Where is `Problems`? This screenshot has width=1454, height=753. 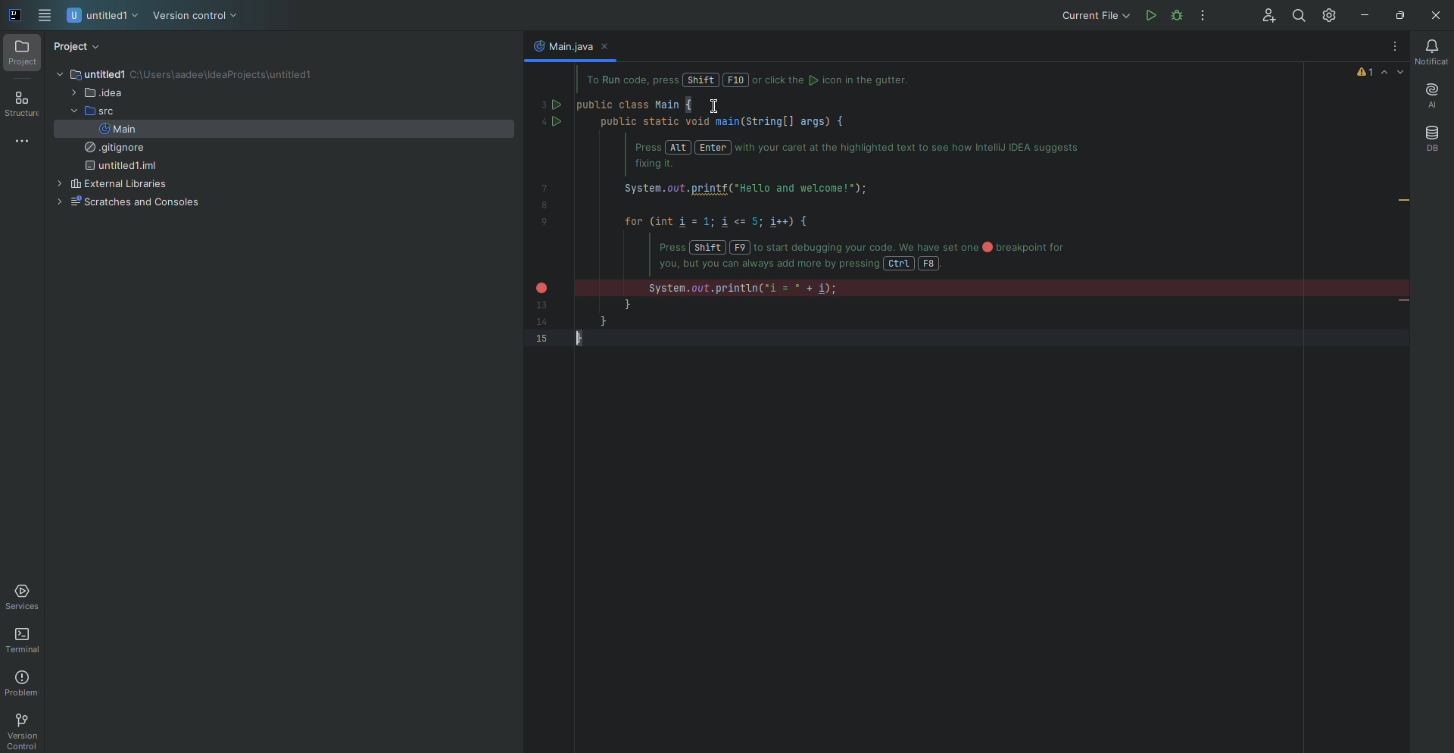
Problems is located at coordinates (24, 683).